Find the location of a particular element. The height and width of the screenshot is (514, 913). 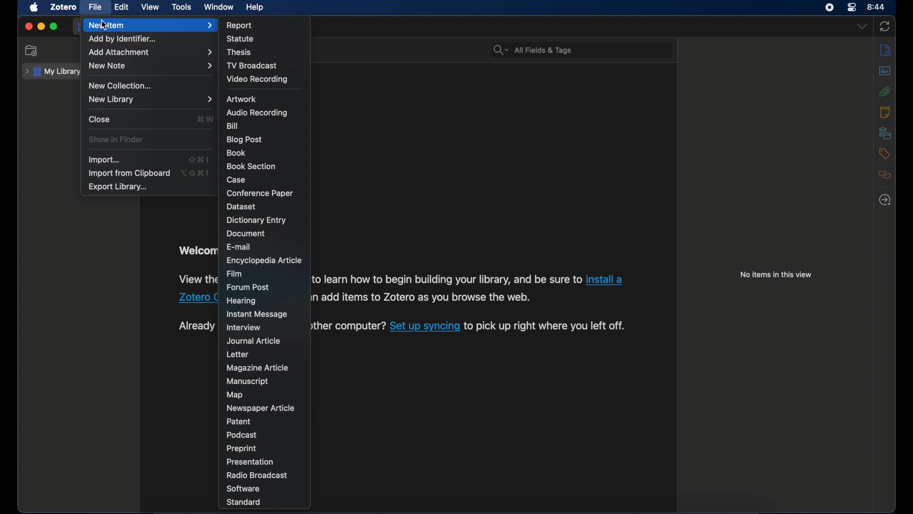

sync is located at coordinates (886, 26).